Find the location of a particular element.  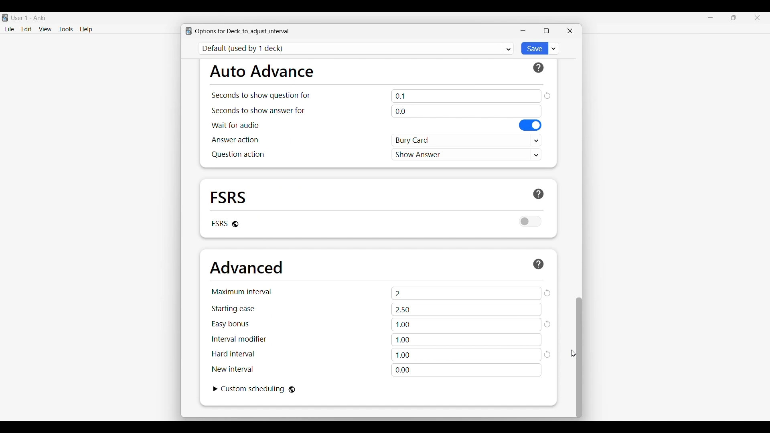

0.00 is located at coordinates (466, 370).